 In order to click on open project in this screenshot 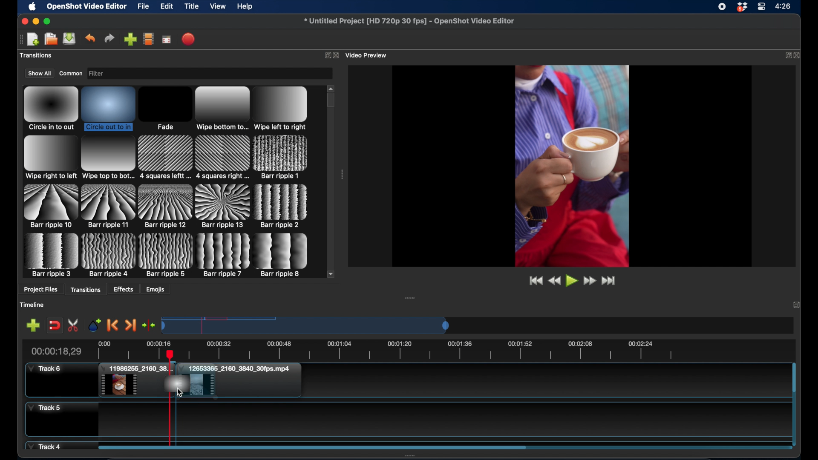, I will do `click(33, 40)`.